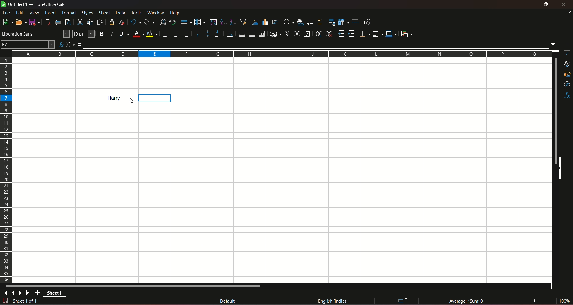 This screenshot has height=305, width=573. I want to click on clear direct formatting, so click(123, 22).